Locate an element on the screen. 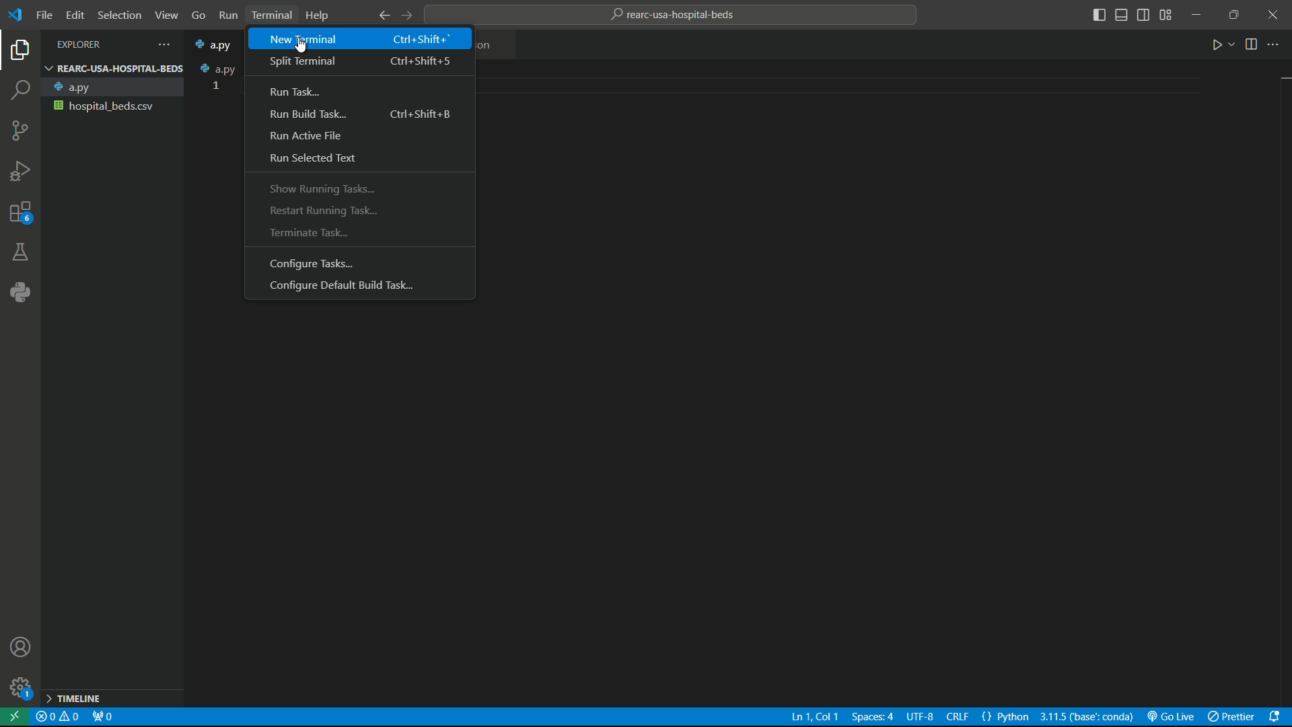 This screenshot has width=1292, height=727. testing is located at coordinates (20, 251).